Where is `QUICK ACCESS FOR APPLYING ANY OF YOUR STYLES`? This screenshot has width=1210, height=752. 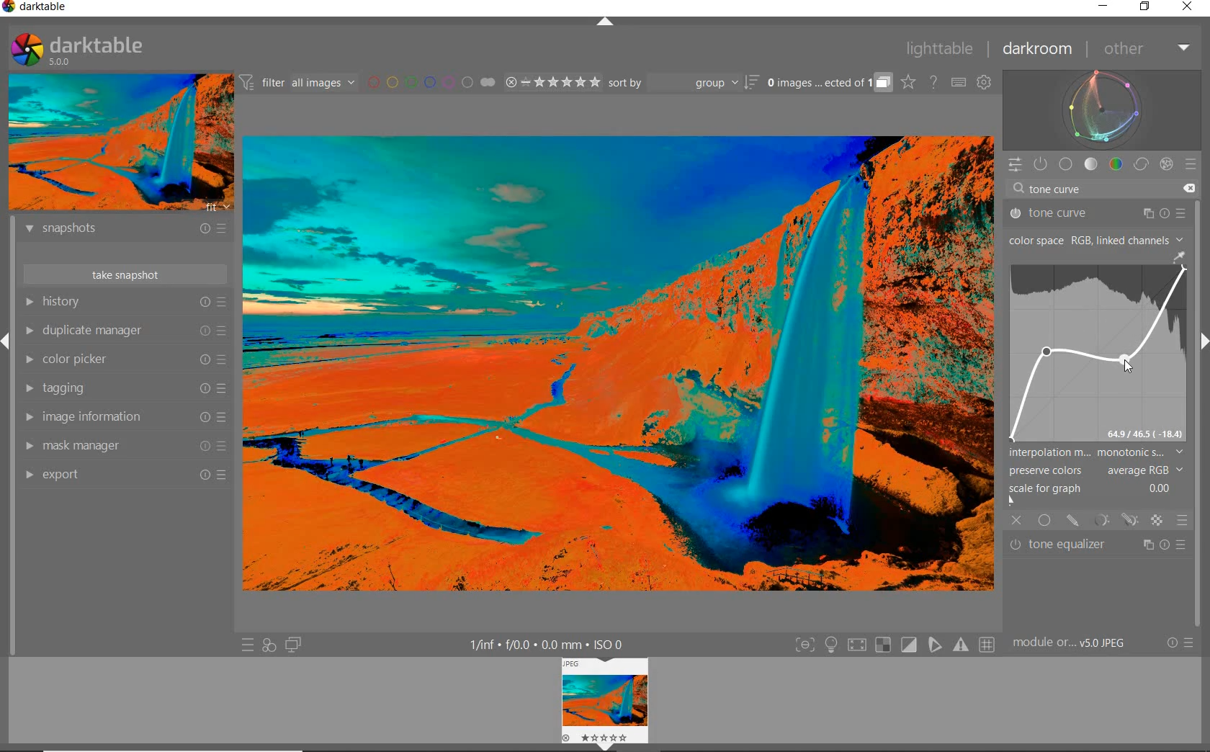
QUICK ACCESS FOR APPLYING ANY OF YOUR STYLES is located at coordinates (268, 646).